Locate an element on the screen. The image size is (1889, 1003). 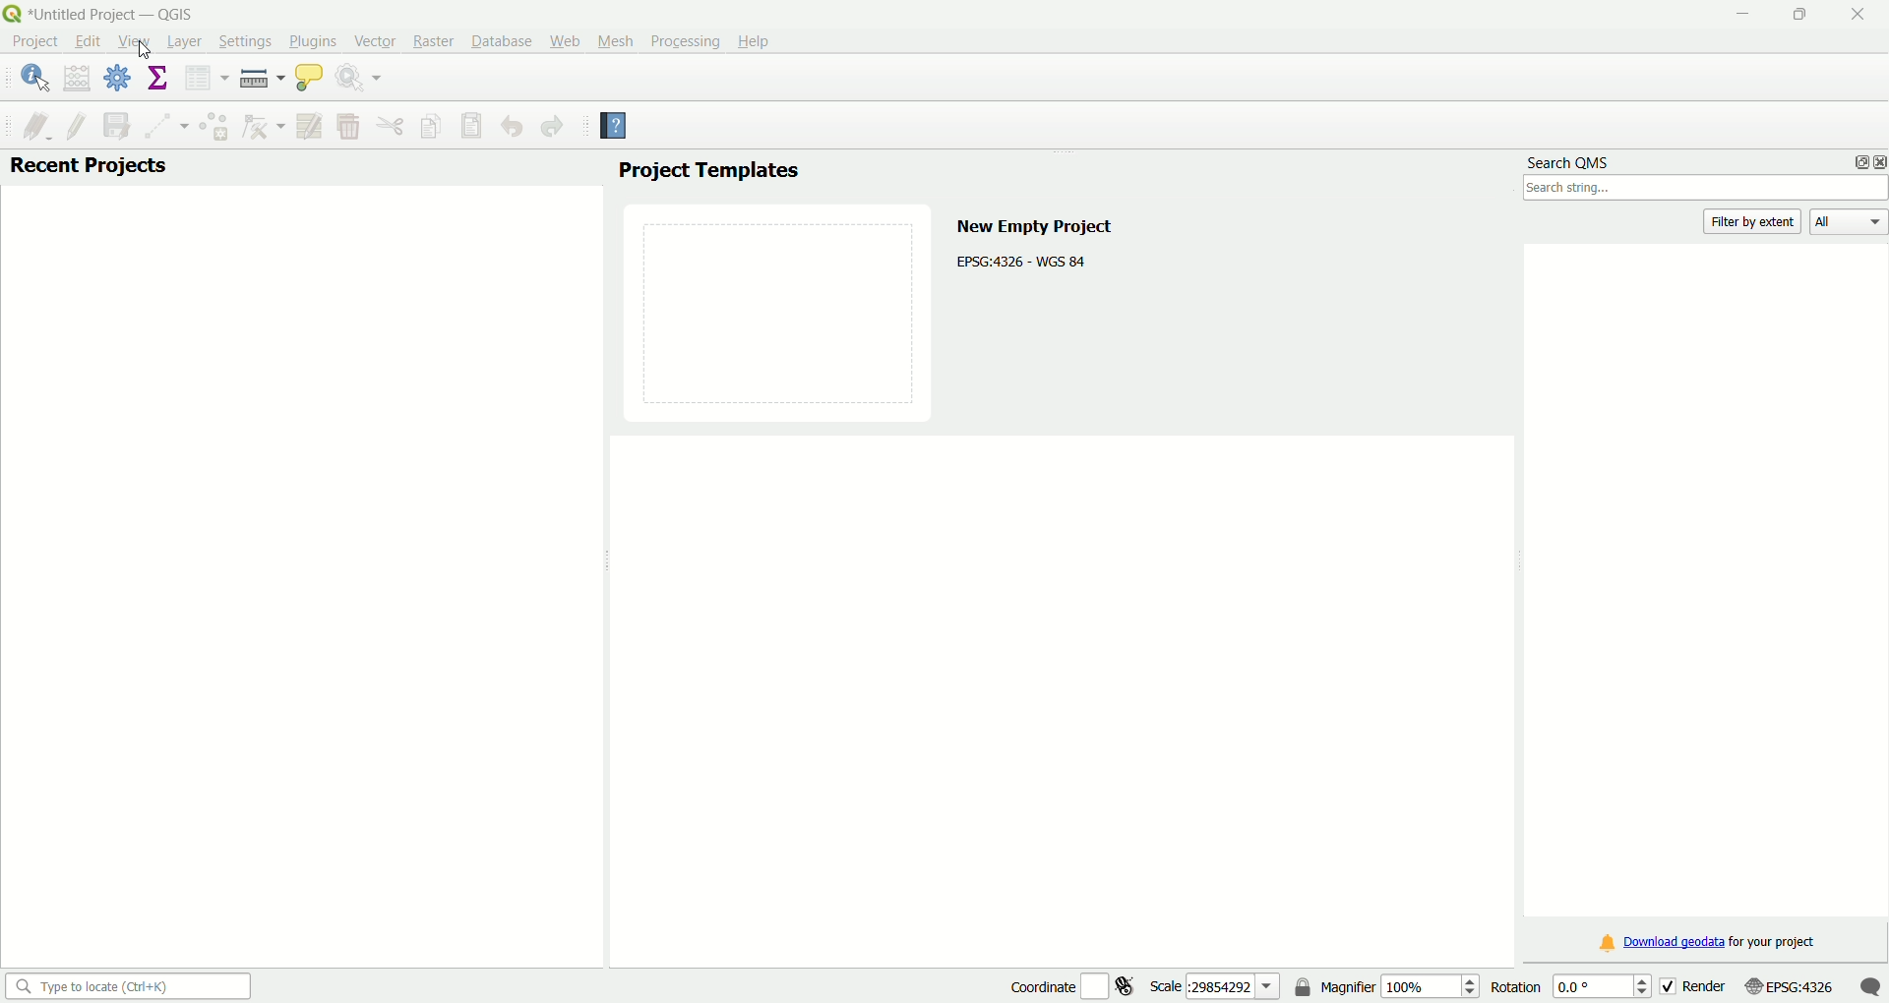
digitized with segment is located at coordinates (161, 125).